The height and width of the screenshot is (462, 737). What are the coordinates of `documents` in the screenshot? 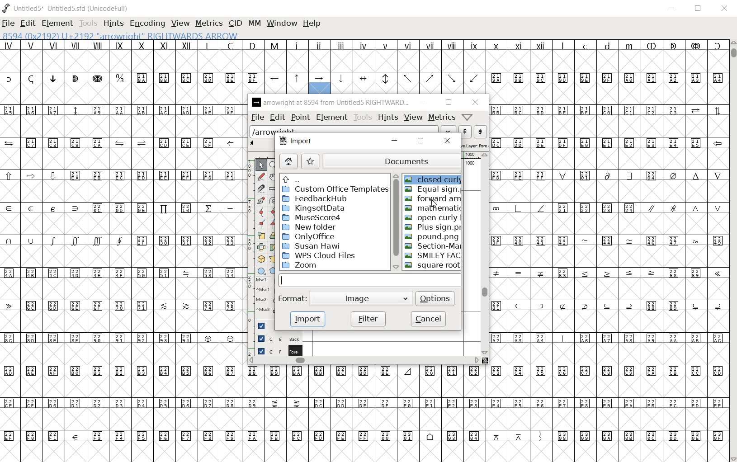 It's located at (393, 160).